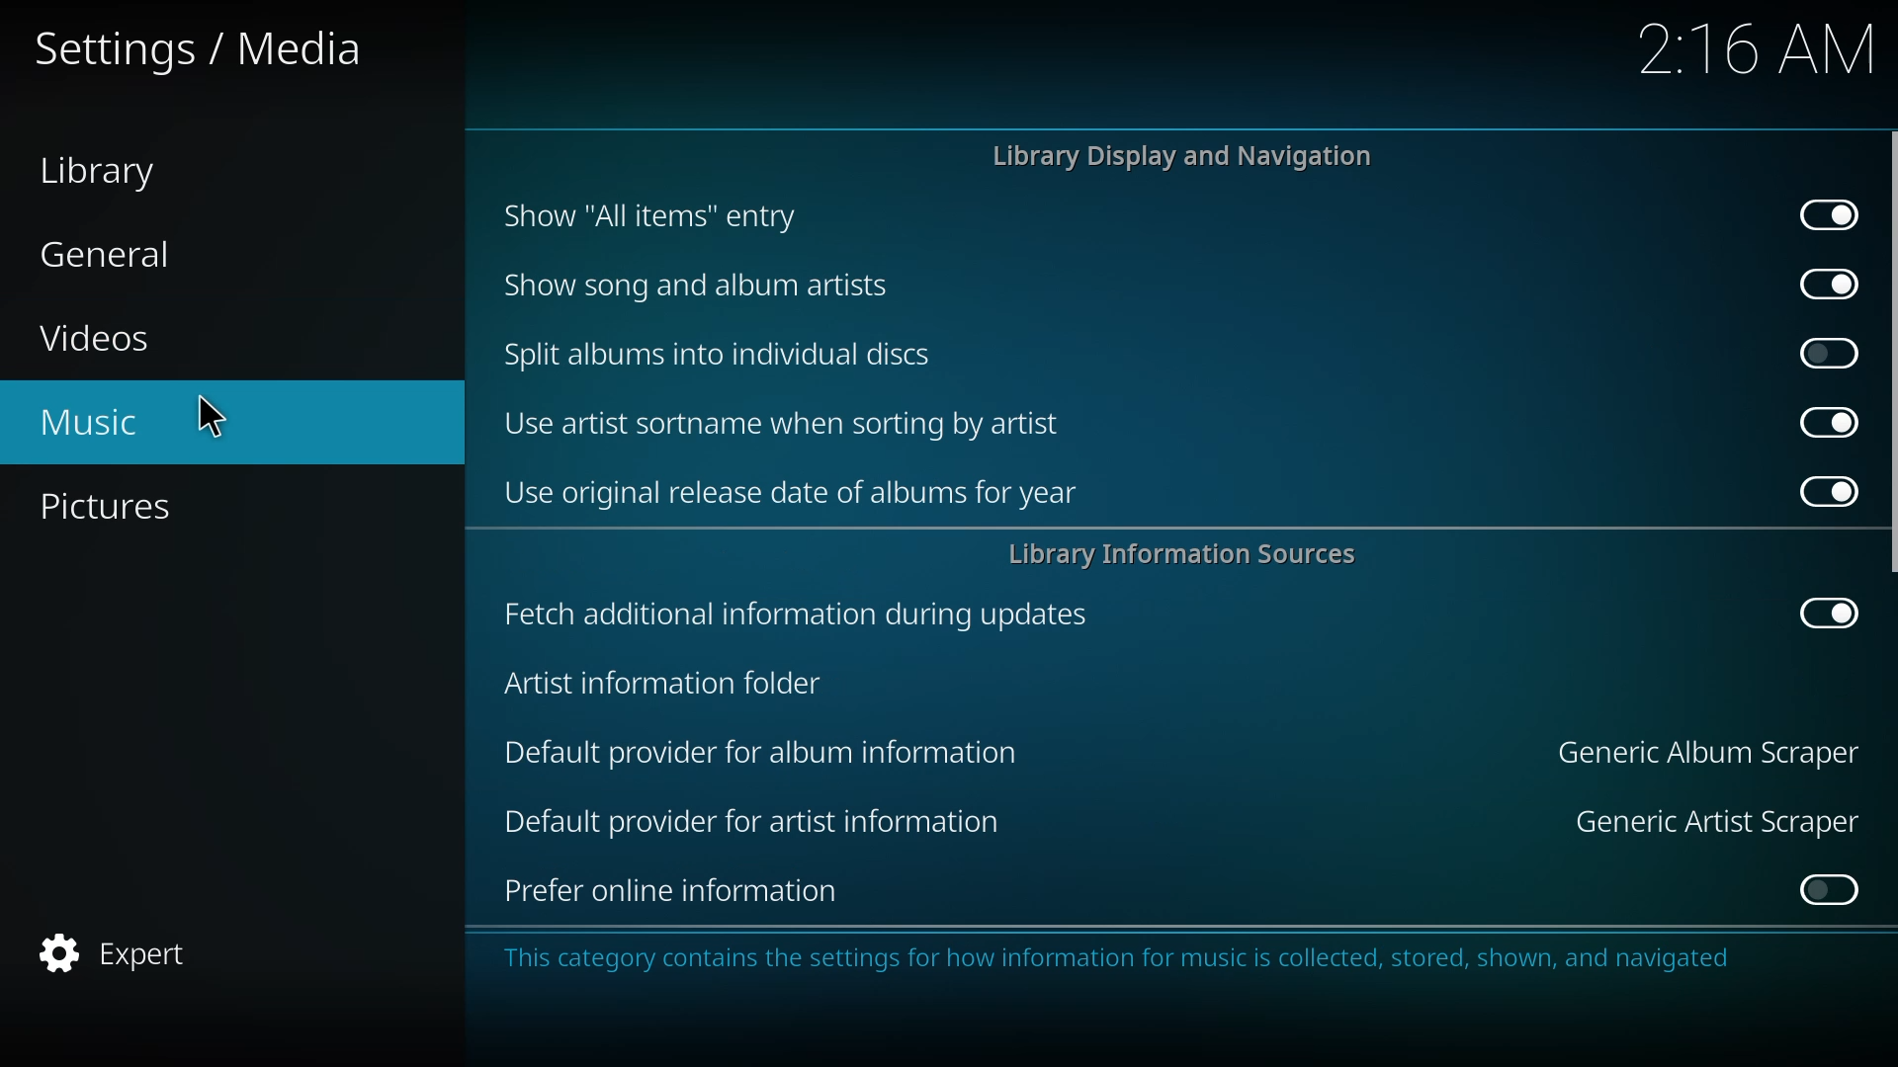  I want to click on default provider for artist information, so click(761, 822).